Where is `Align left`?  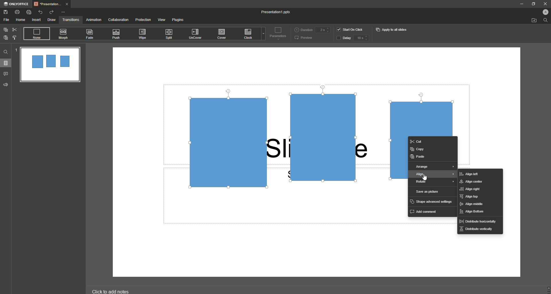
Align left is located at coordinates (469, 174).